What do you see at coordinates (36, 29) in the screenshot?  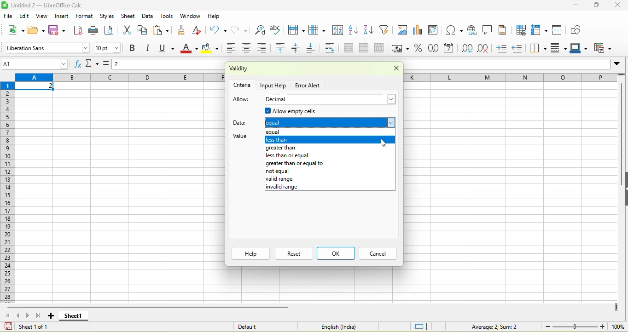 I see `open` at bounding box center [36, 29].